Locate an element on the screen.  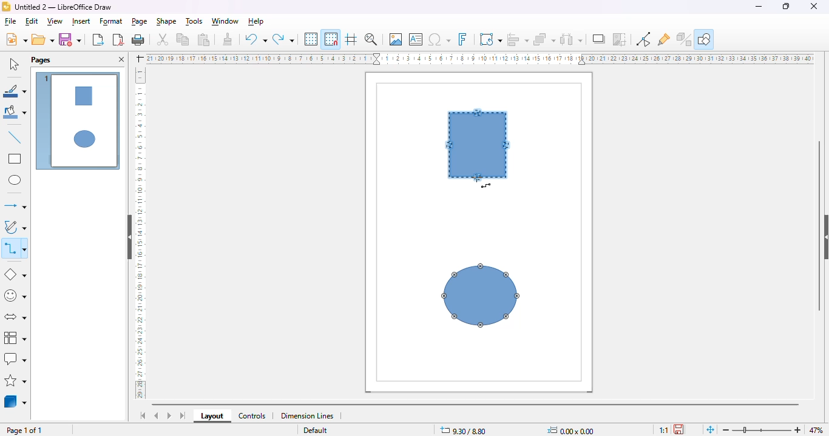
cursor is located at coordinates (480, 180).